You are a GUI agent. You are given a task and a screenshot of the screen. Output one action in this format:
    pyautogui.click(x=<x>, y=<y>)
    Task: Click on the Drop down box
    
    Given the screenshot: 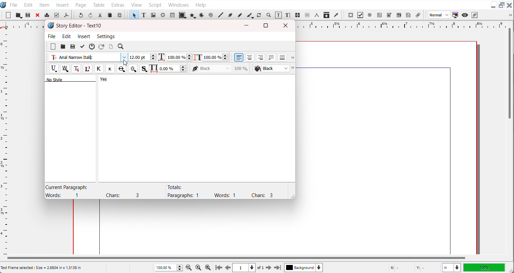 What is the action you would take?
    pyautogui.click(x=292, y=58)
    